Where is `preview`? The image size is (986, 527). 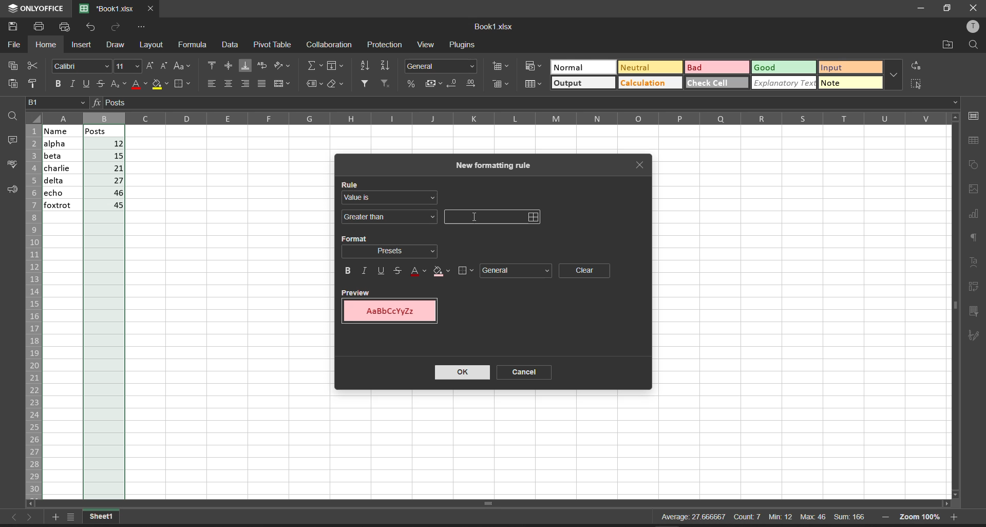
preview is located at coordinates (392, 308).